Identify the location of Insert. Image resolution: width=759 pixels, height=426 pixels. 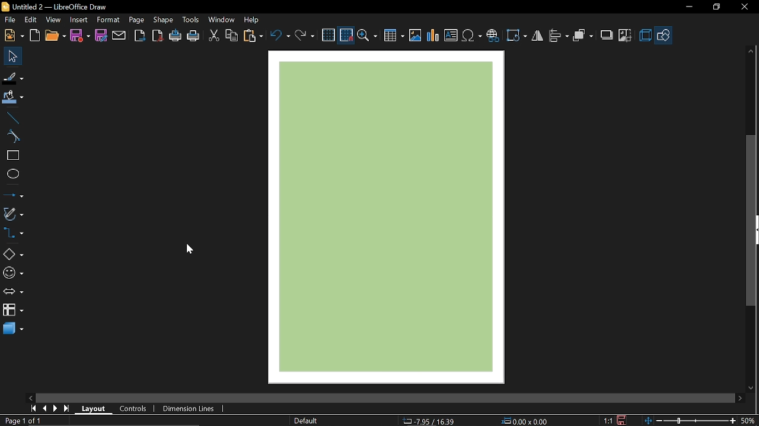
(79, 20).